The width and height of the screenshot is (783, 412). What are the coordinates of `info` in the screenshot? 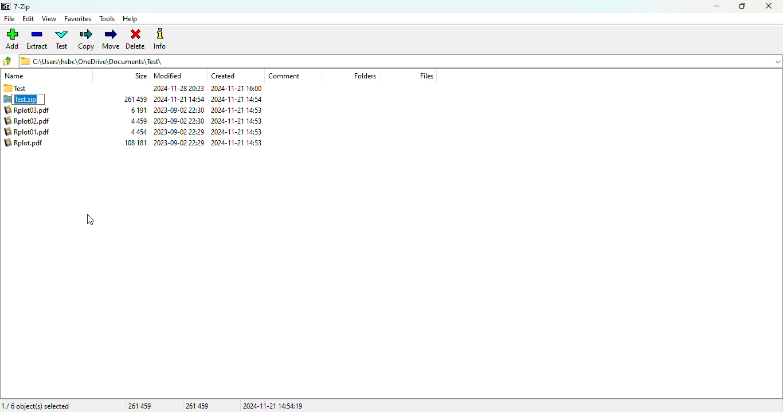 It's located at (160, 39).